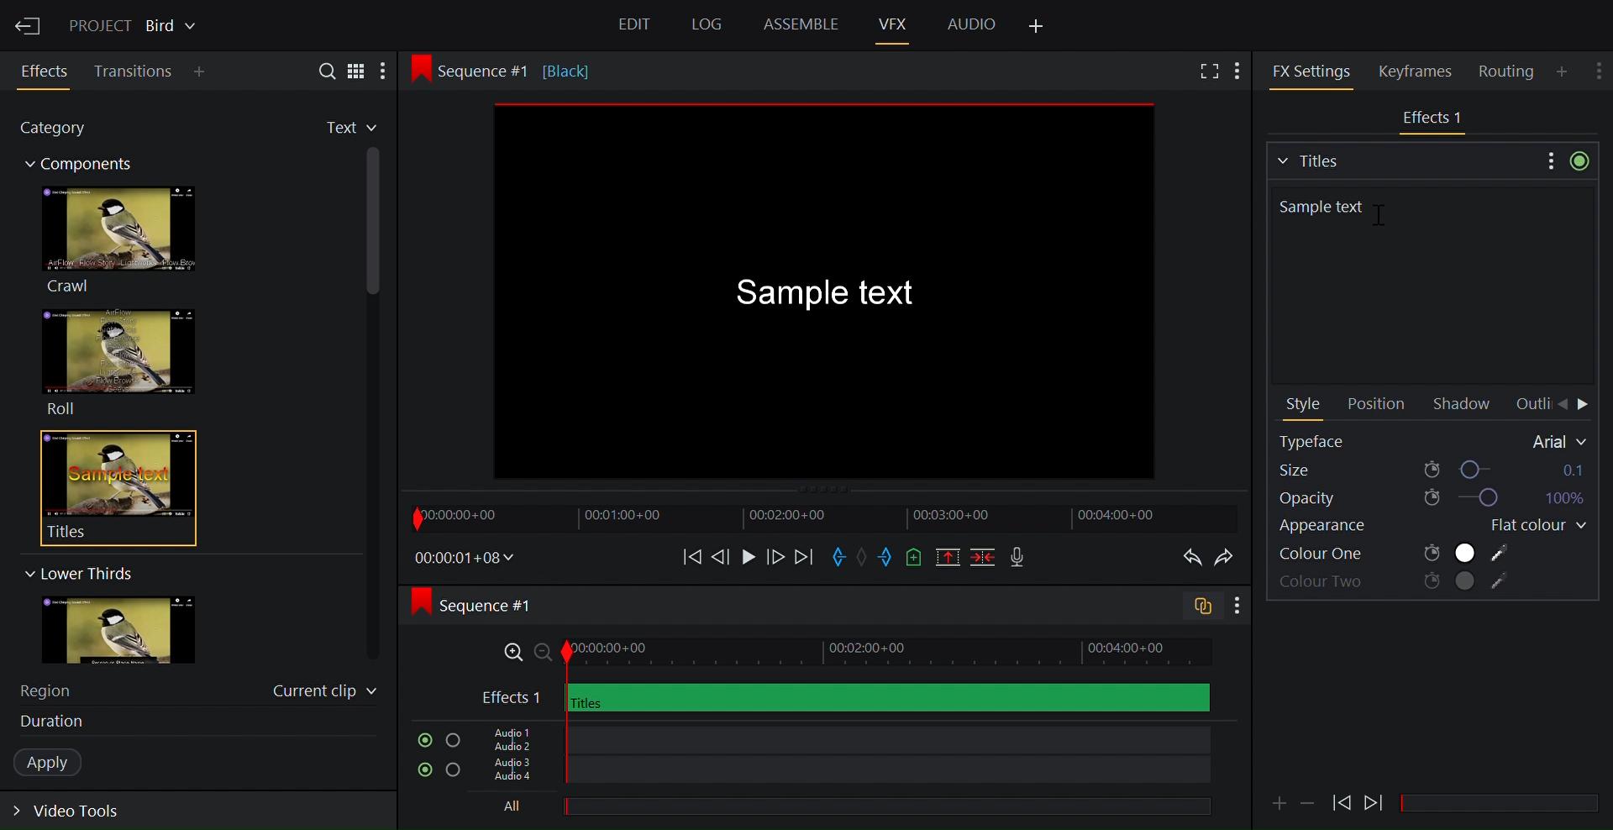  I want to click on Play Forward, so click(1342, 802).